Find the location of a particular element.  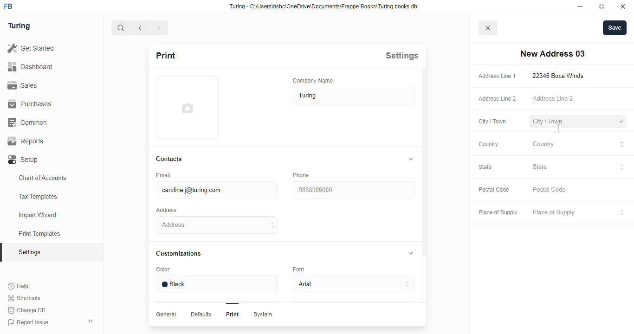

company name is located at coordinates (313, 80).